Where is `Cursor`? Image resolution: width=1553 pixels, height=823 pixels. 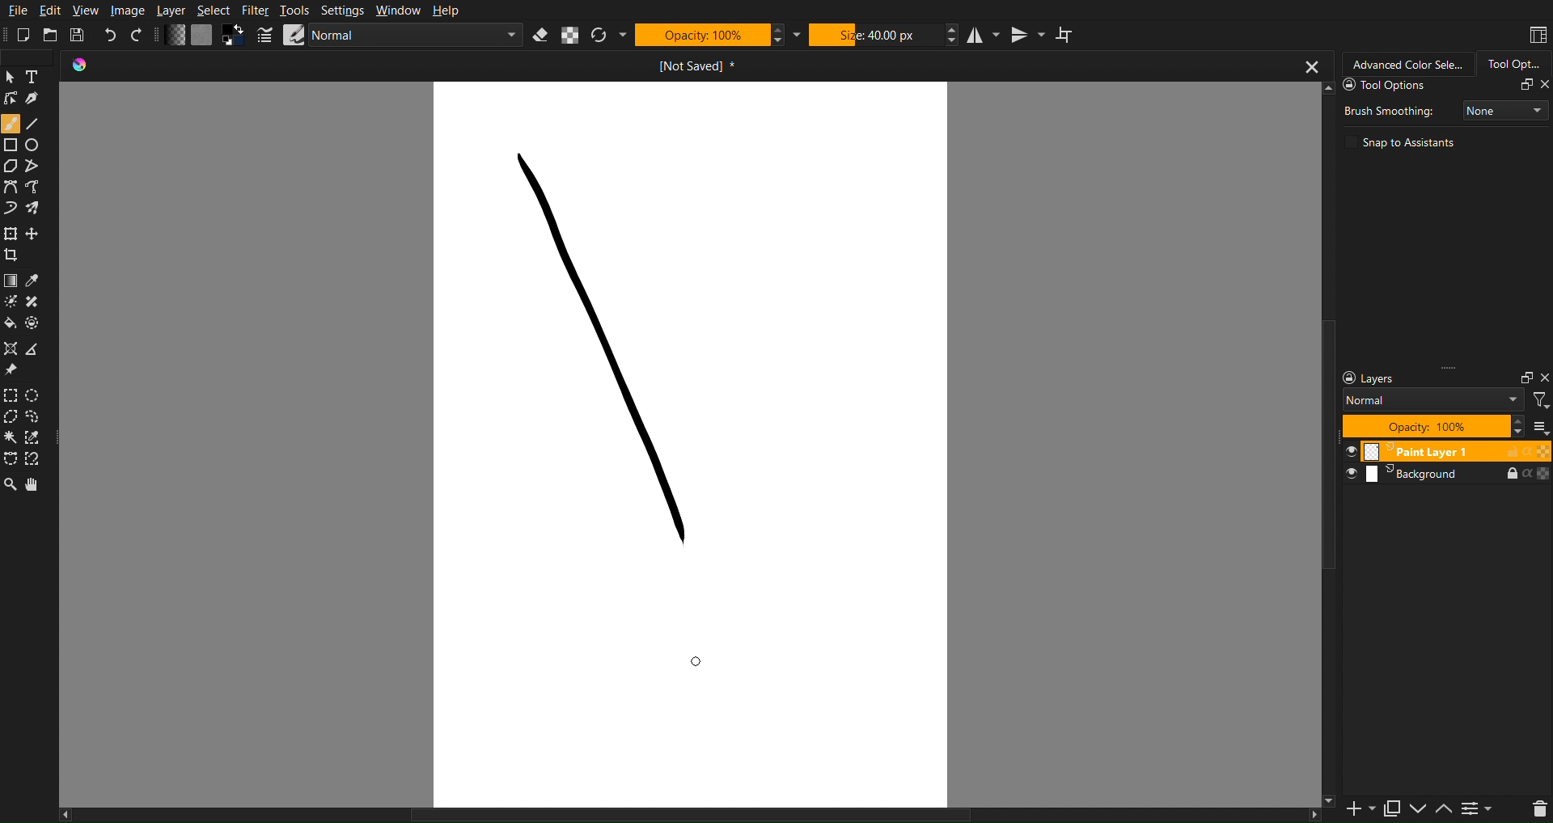 Cursor is located at coordinates (699, 662).